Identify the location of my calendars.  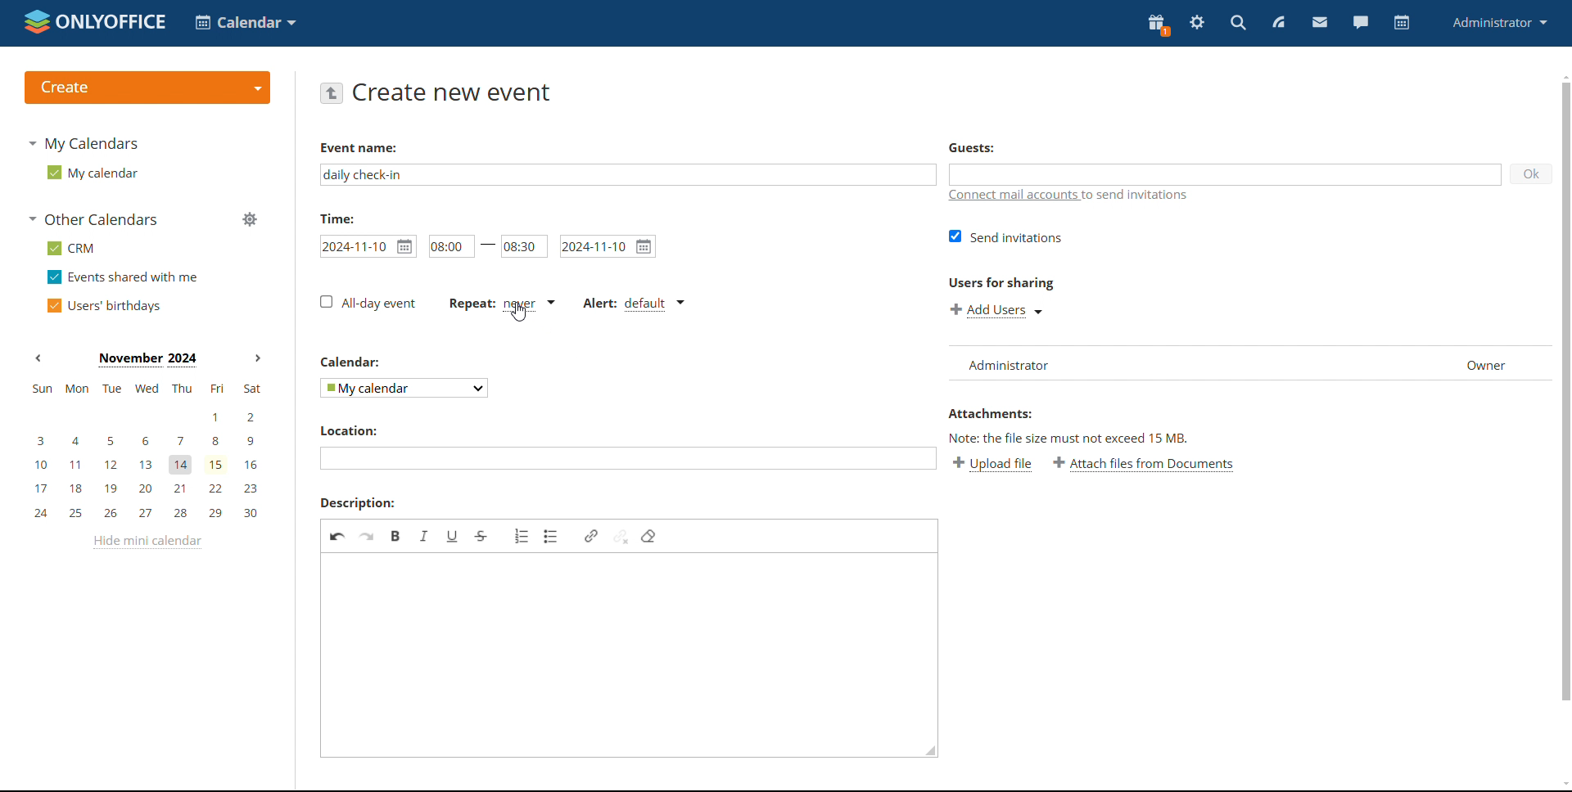
(84, 142).